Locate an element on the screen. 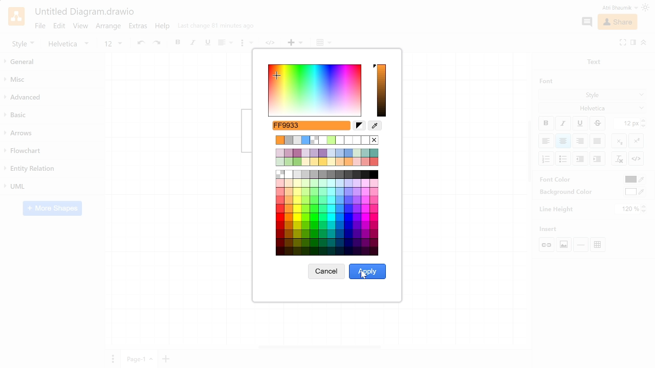 This screenshot has height=368, width=655. line height is located at coordinates (557, 209).